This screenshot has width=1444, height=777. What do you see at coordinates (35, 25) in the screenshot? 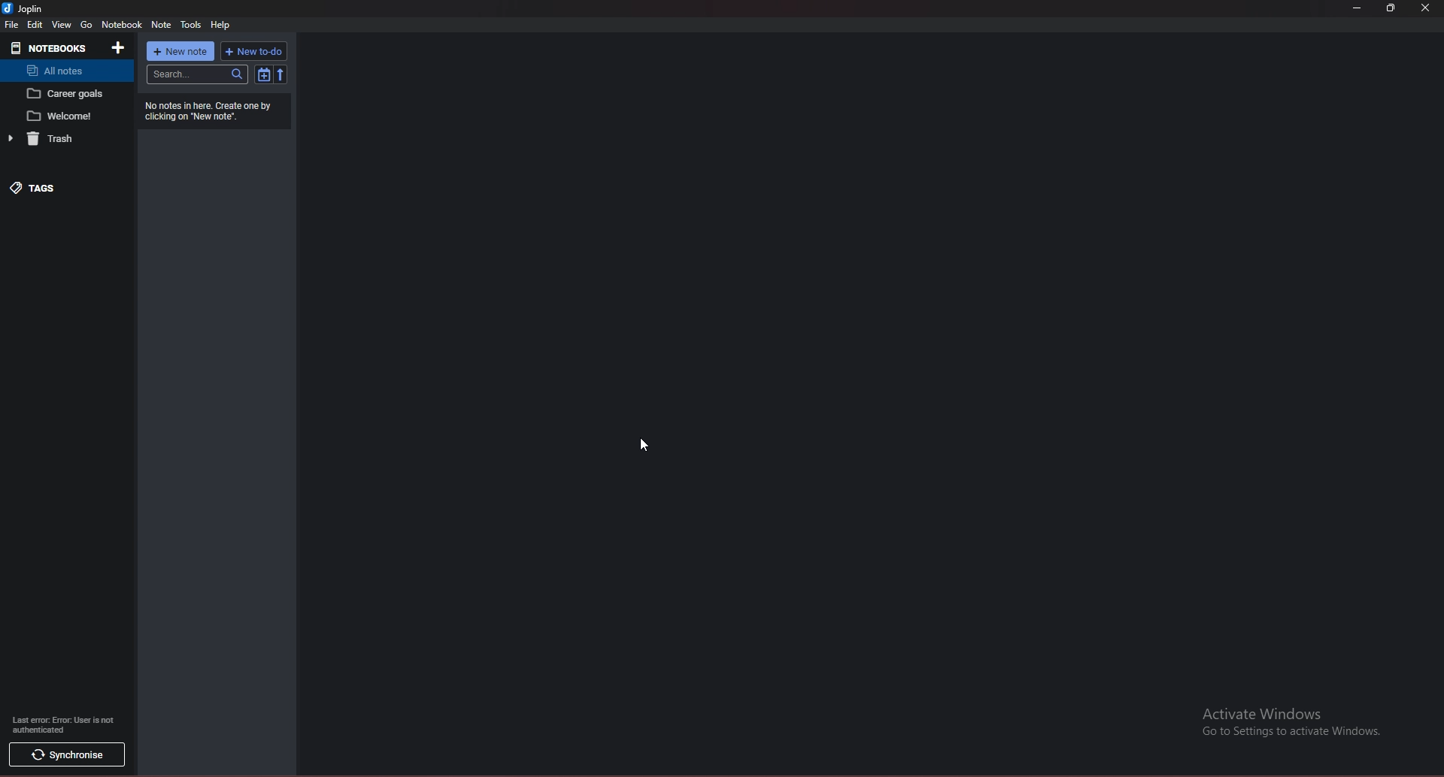
I see `edit` at bounding box center [35, 25].